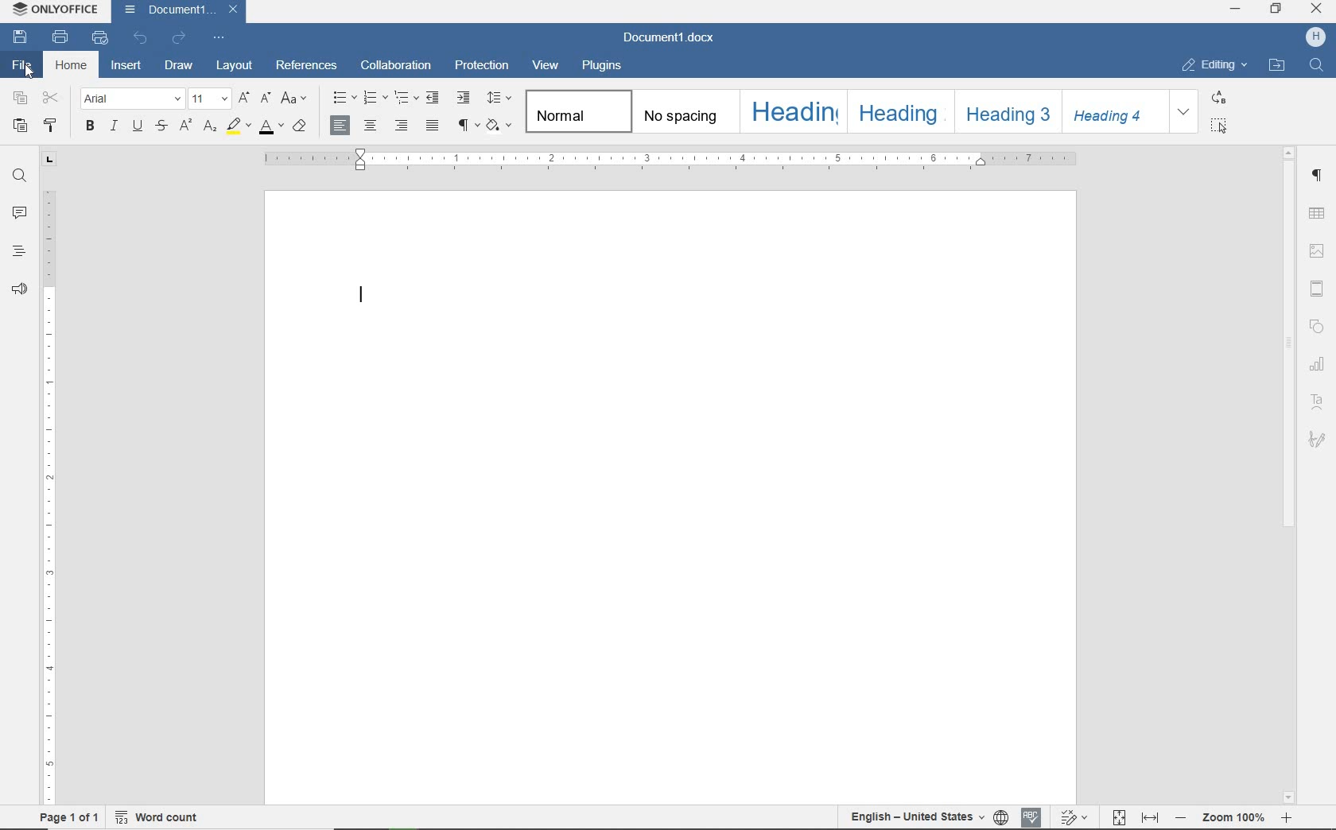 The image size is (1336, 830). What do you see at coordinates (142, 41) in the screenshot?
I see `undo` at bounding box center [142, 41].